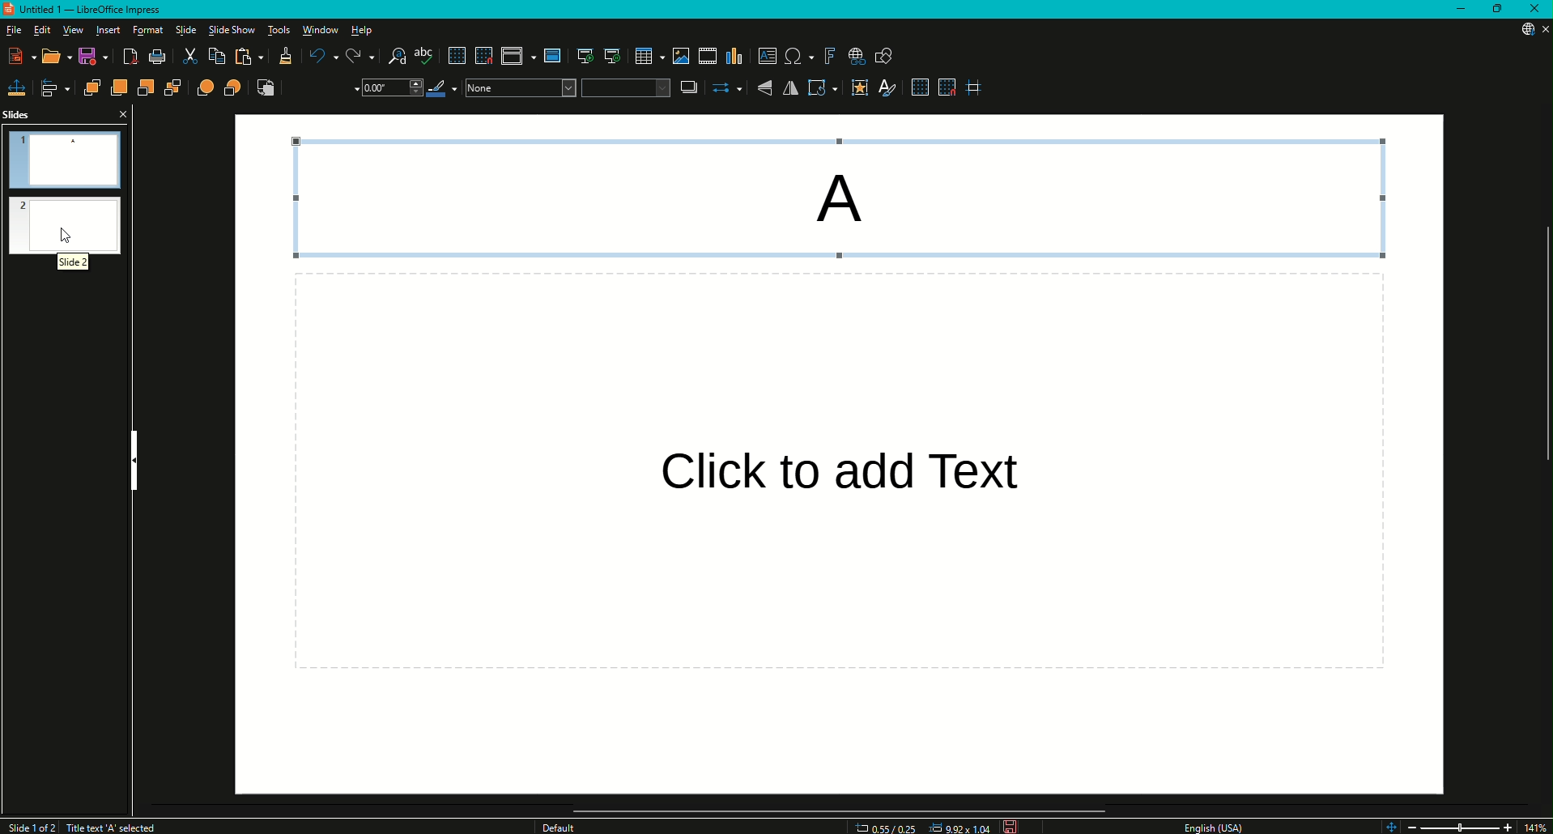 The width and height of the screenshot is (1553, 834). I want to click on Scroll, so click(1554, 343).